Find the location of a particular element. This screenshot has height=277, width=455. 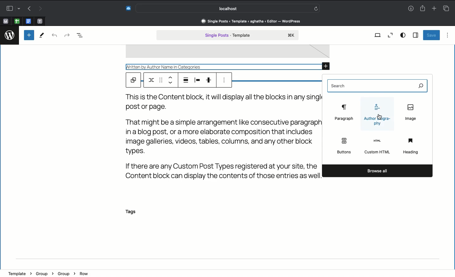

Author biography is located at coordinates (377, 115).